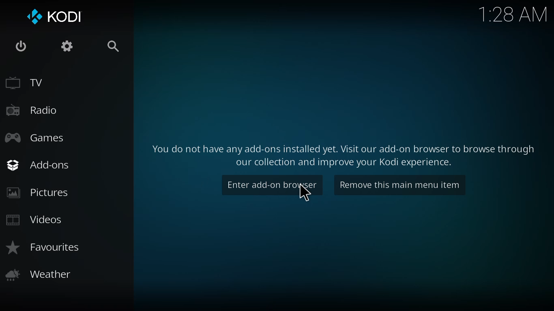 Image resolution: width=554 pixels, height=311 pixels. I want to click on search, so click(116, 46).